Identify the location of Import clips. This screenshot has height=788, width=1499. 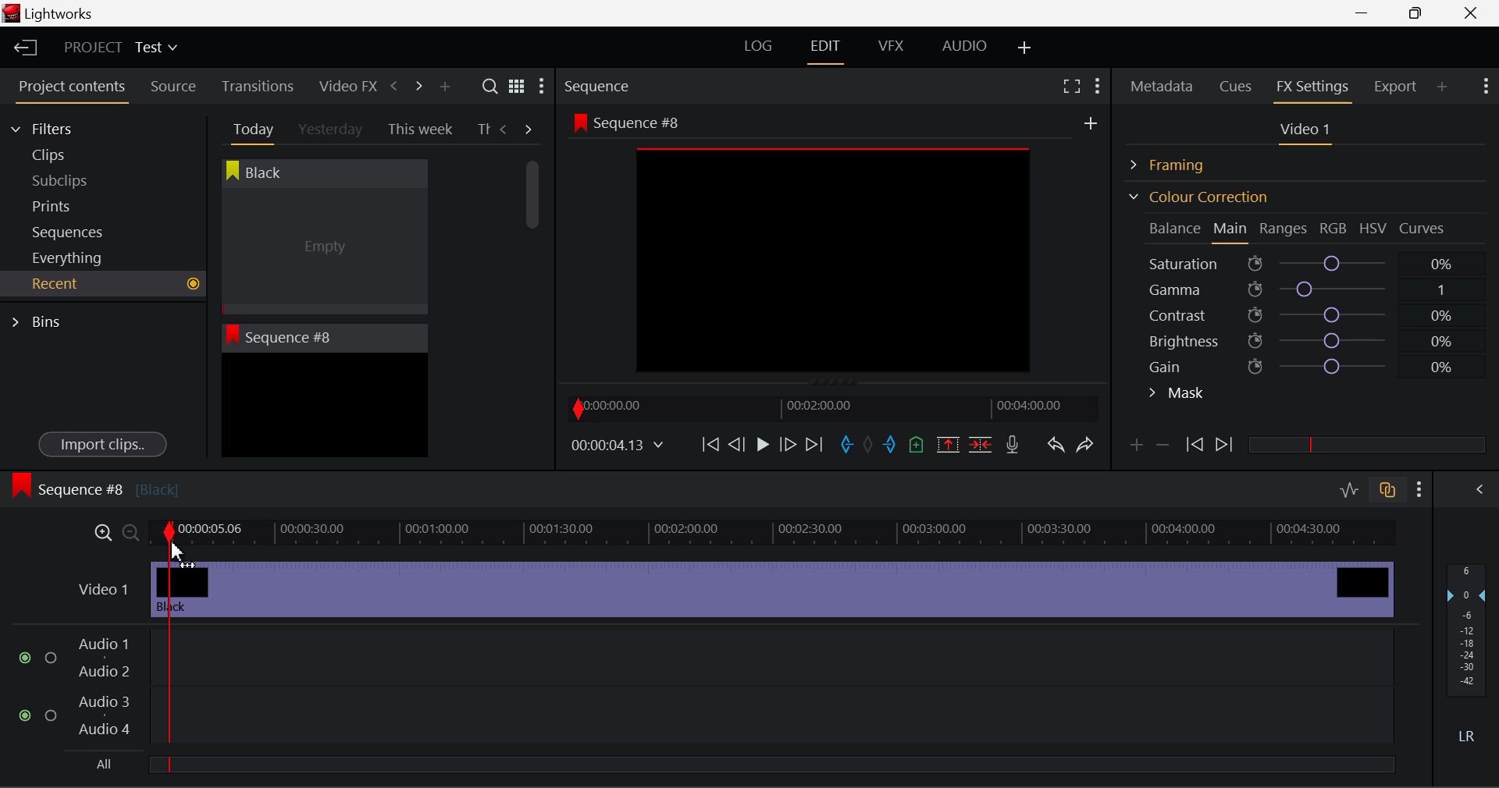
(102, 445).